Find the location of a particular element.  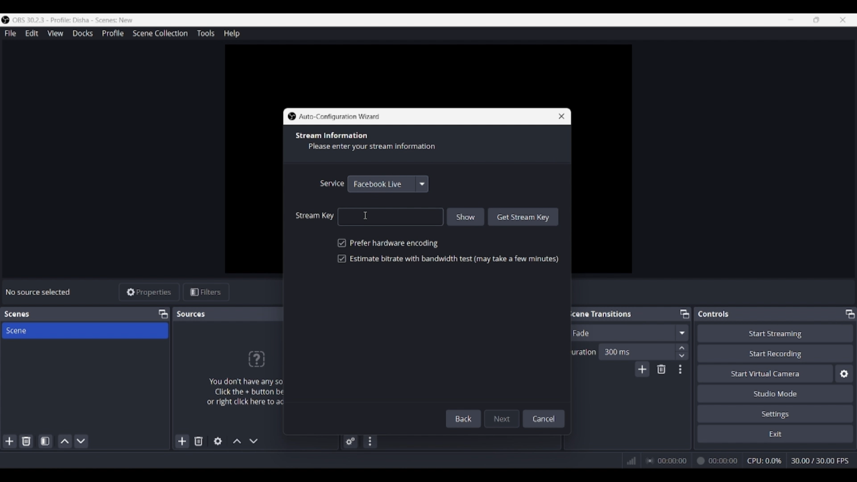

Start virtual camera is located at coordinates (765, 373).